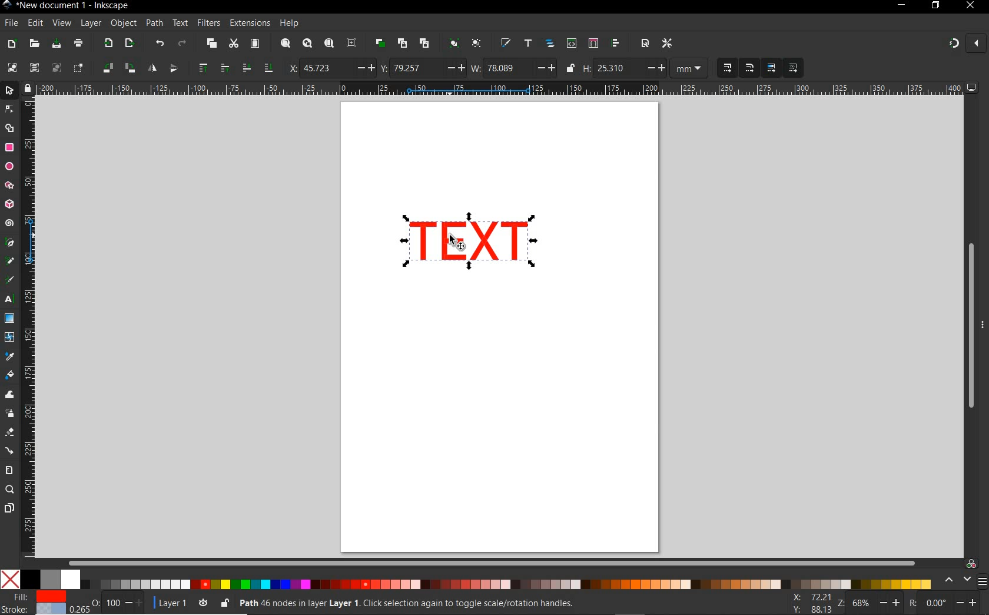 This screenshot has height=615, width=989. Describe the element at coordinates (233, 44) in the screenshot. I see `CUT` at that location.